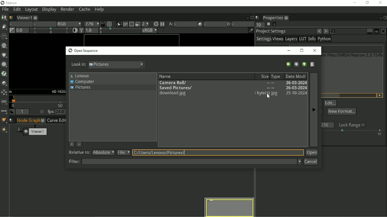  What do you see at coordinates (270, 88) in the screenshot?
I see `--` at bounding box center [270, 88].